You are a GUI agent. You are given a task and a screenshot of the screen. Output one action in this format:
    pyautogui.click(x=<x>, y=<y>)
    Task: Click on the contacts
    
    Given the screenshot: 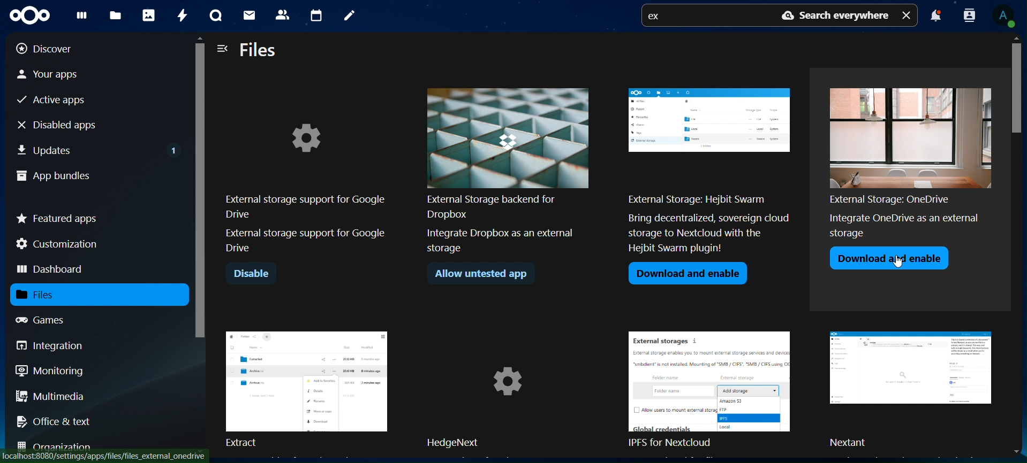 What is the action you would take?
    pyautogui.click(x=282, y=14)
    